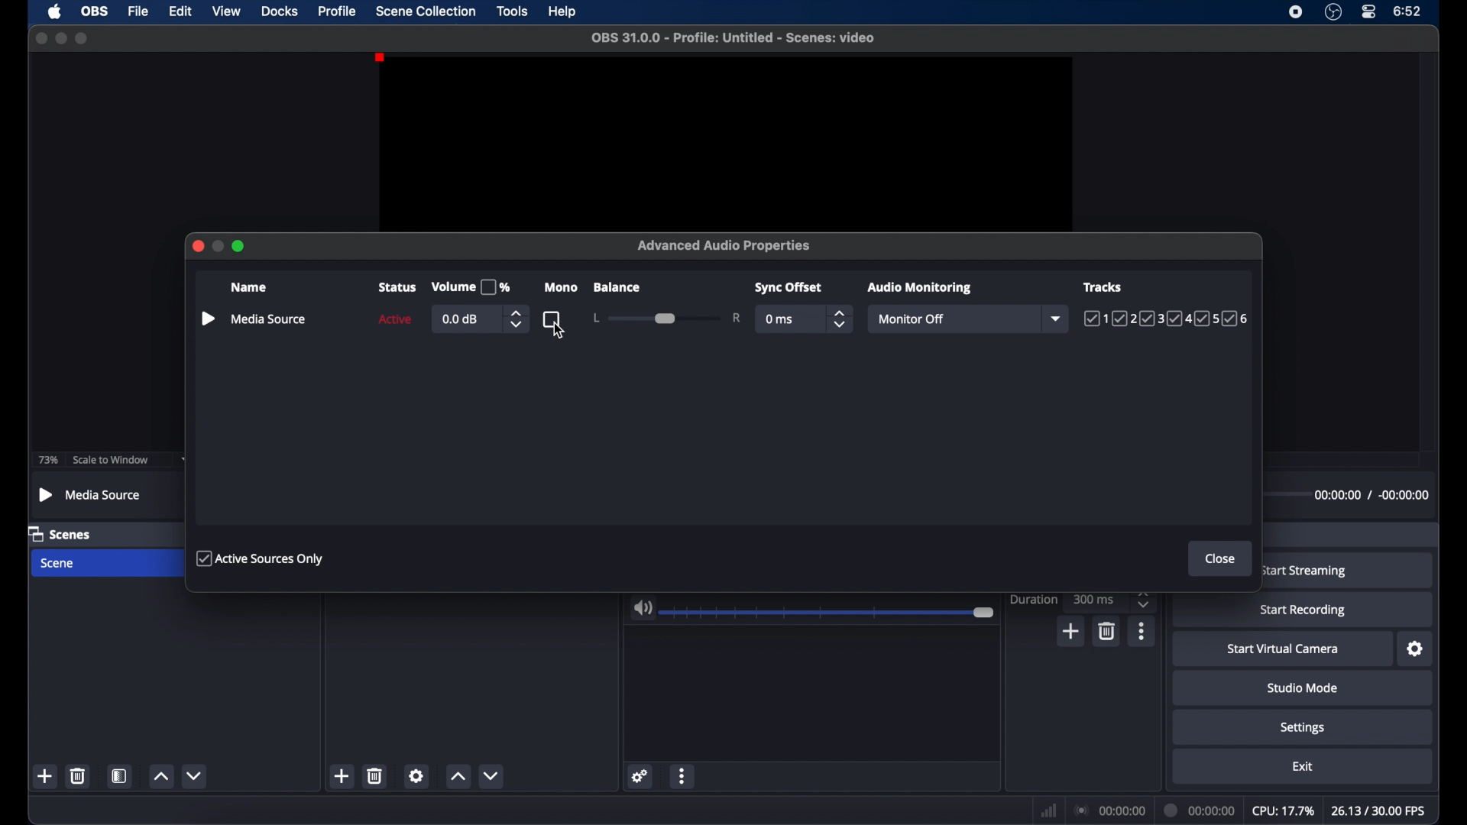  Describe the element at coordinates (226, 10) in the screenshot. I see `view` at that location.